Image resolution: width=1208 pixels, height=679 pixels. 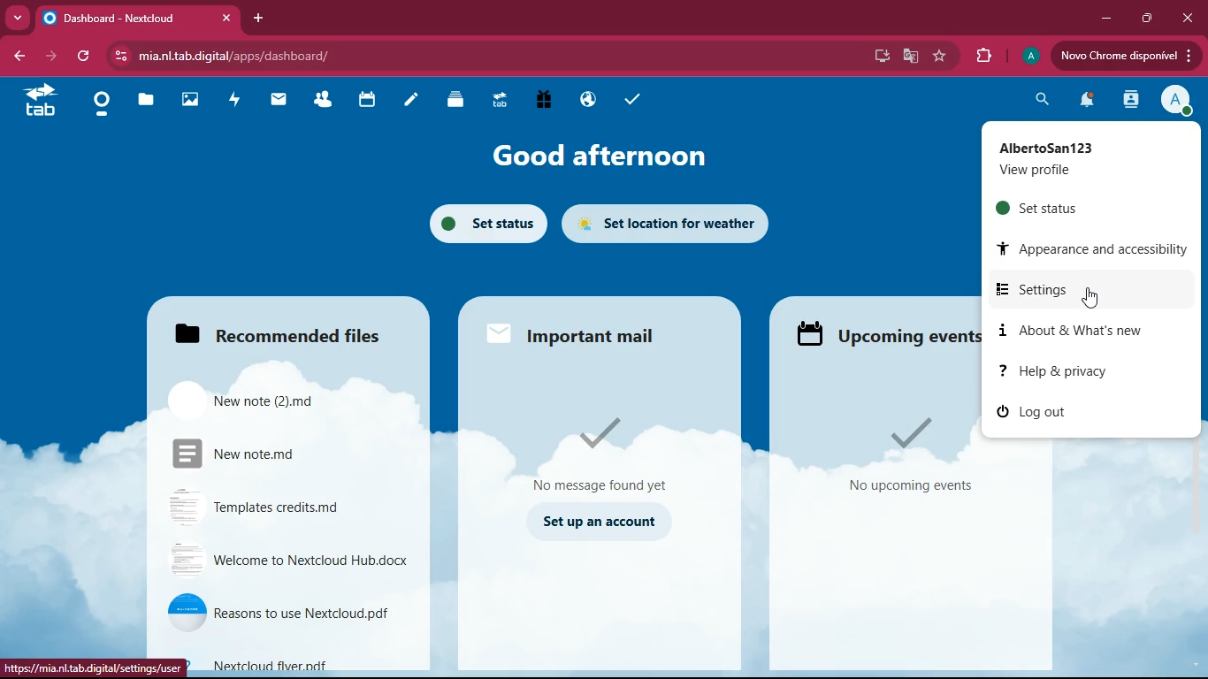 What do you see at coordinates (289, 614) in the screenshot?
I see `file` at bounding box center [289, 614].